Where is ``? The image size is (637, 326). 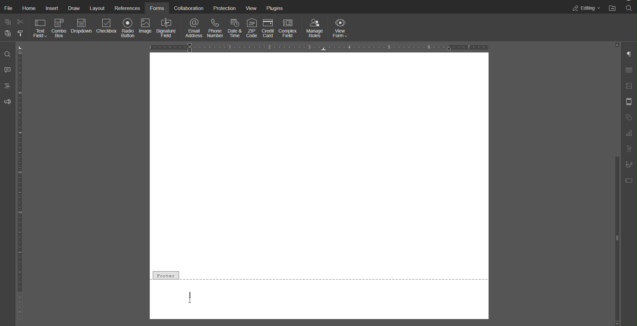
 is located at coordinates (320, 161).